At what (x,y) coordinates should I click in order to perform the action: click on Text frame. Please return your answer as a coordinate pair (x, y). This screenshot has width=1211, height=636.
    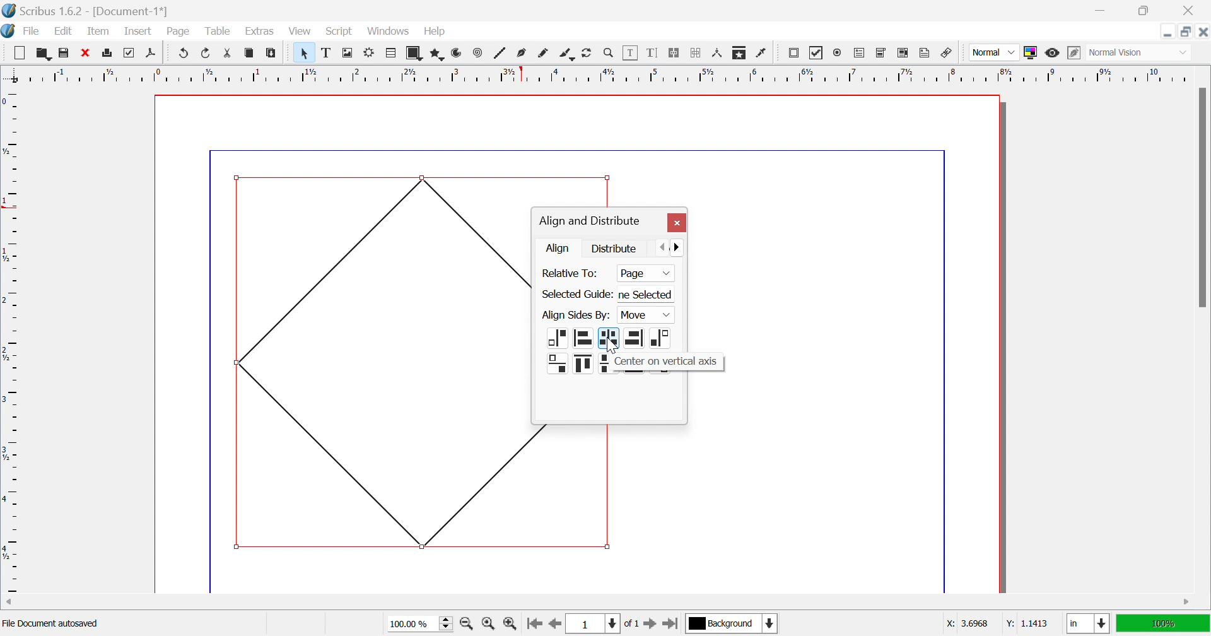
    Looking at the image, I should click on (328, 52).